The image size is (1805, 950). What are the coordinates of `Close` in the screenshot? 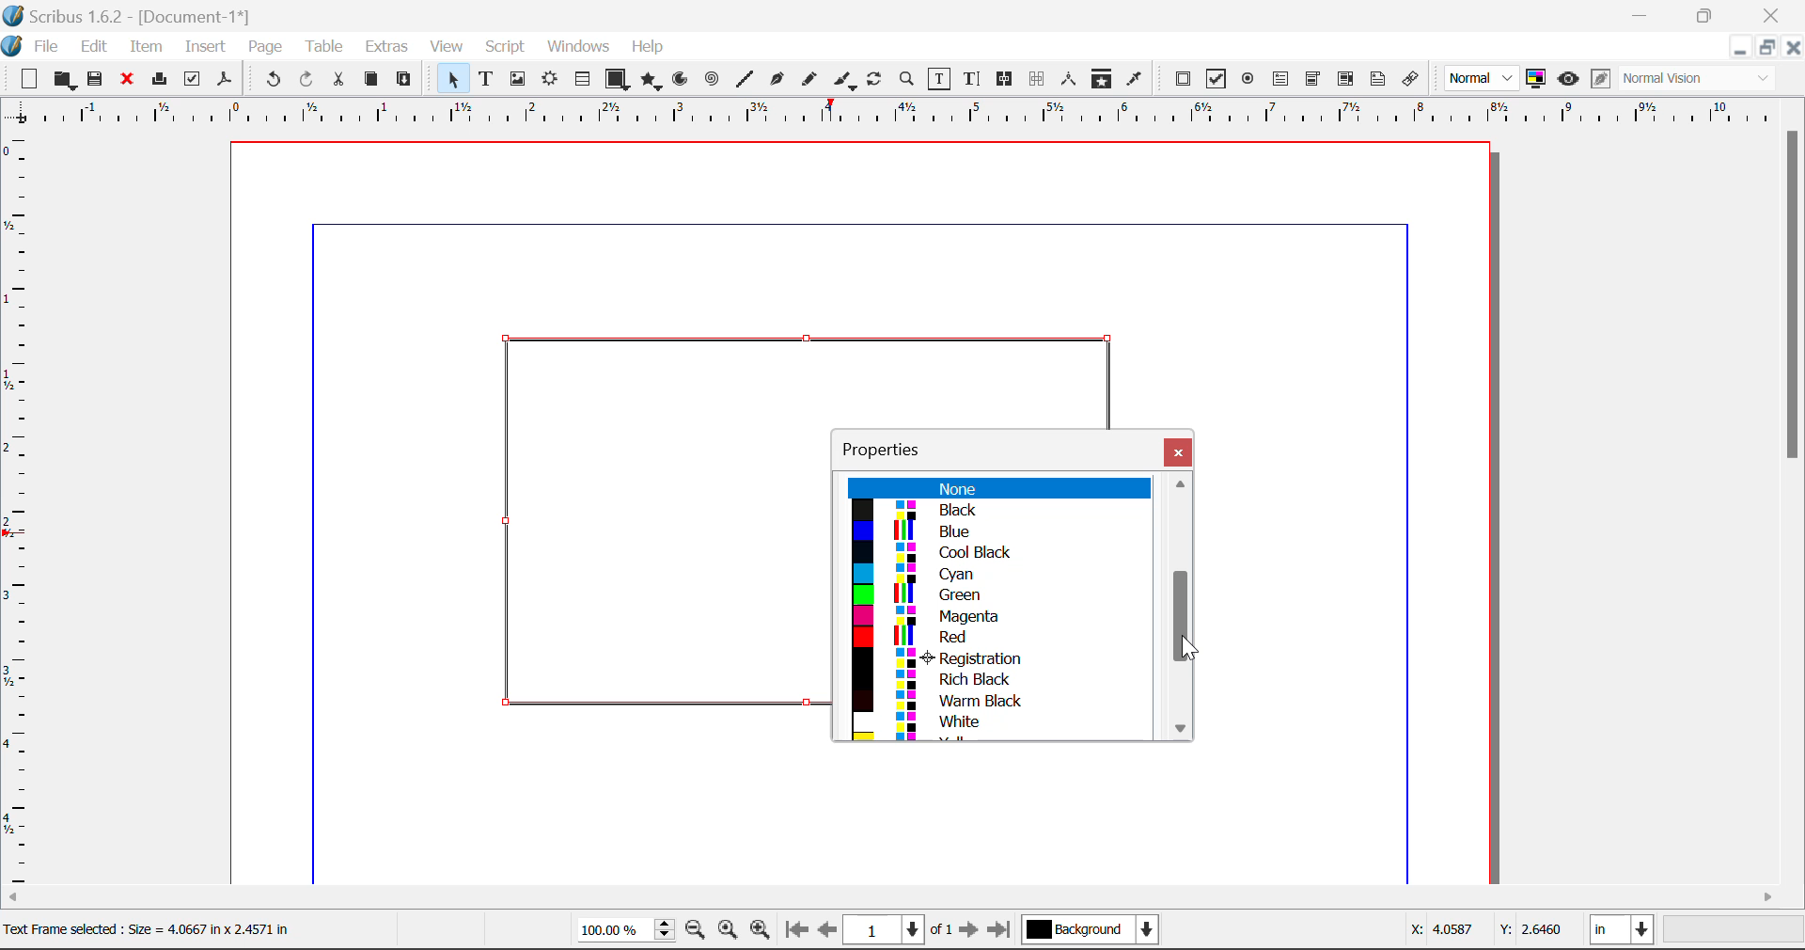 It's located at (1178, 451).